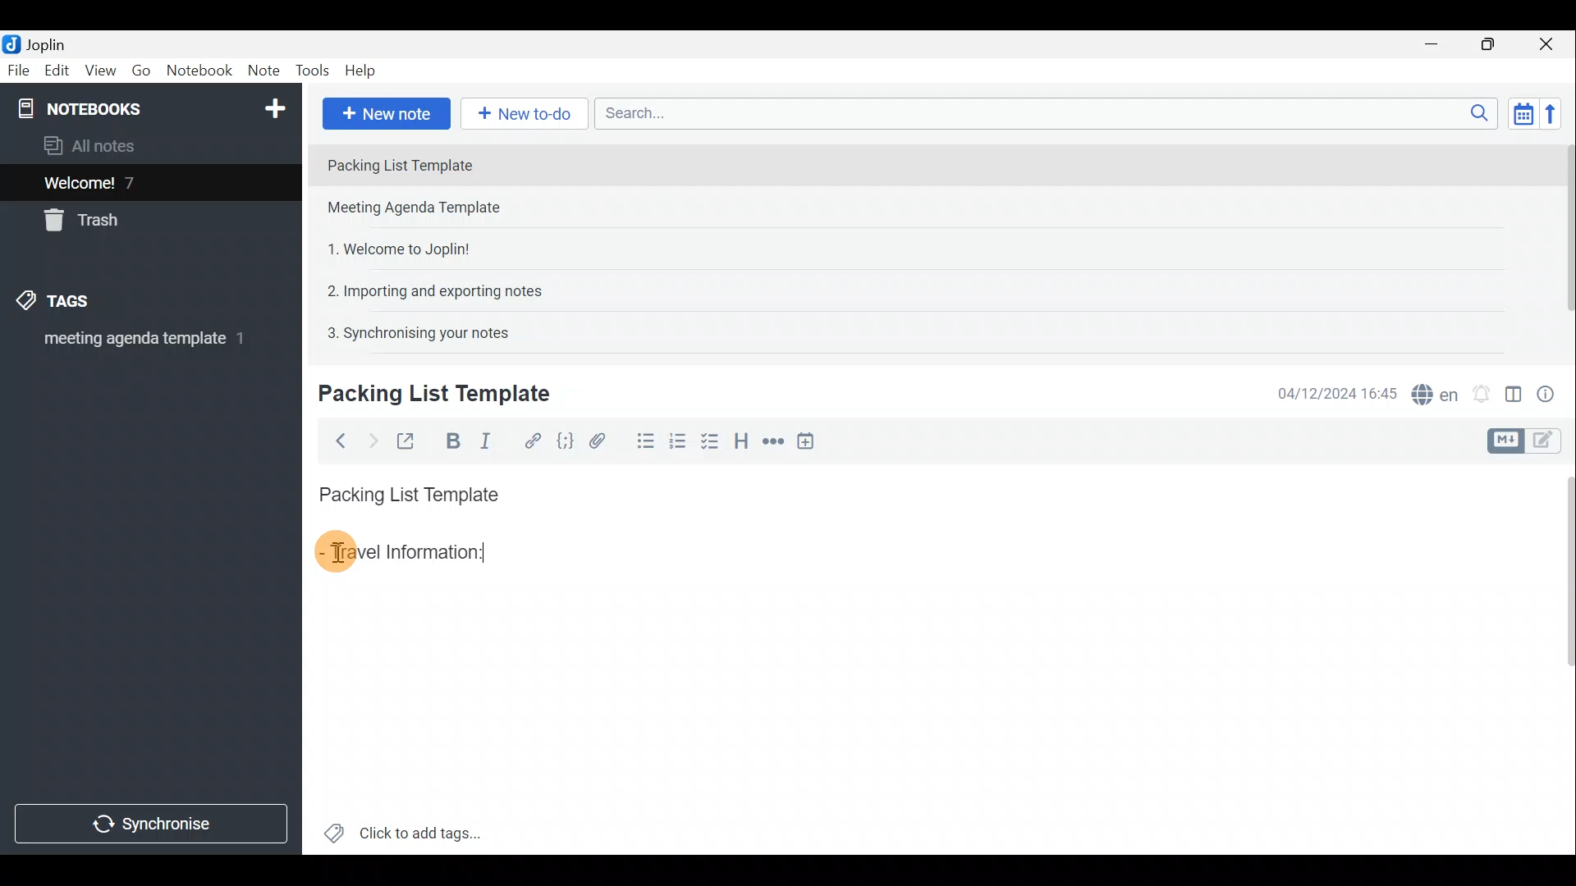 The height and width of the screenshot is (886, 1576). What do you see at coordinates (407, 439) in the screenshot?
I see `Toggle external editing` at bounding box center [407, 439].